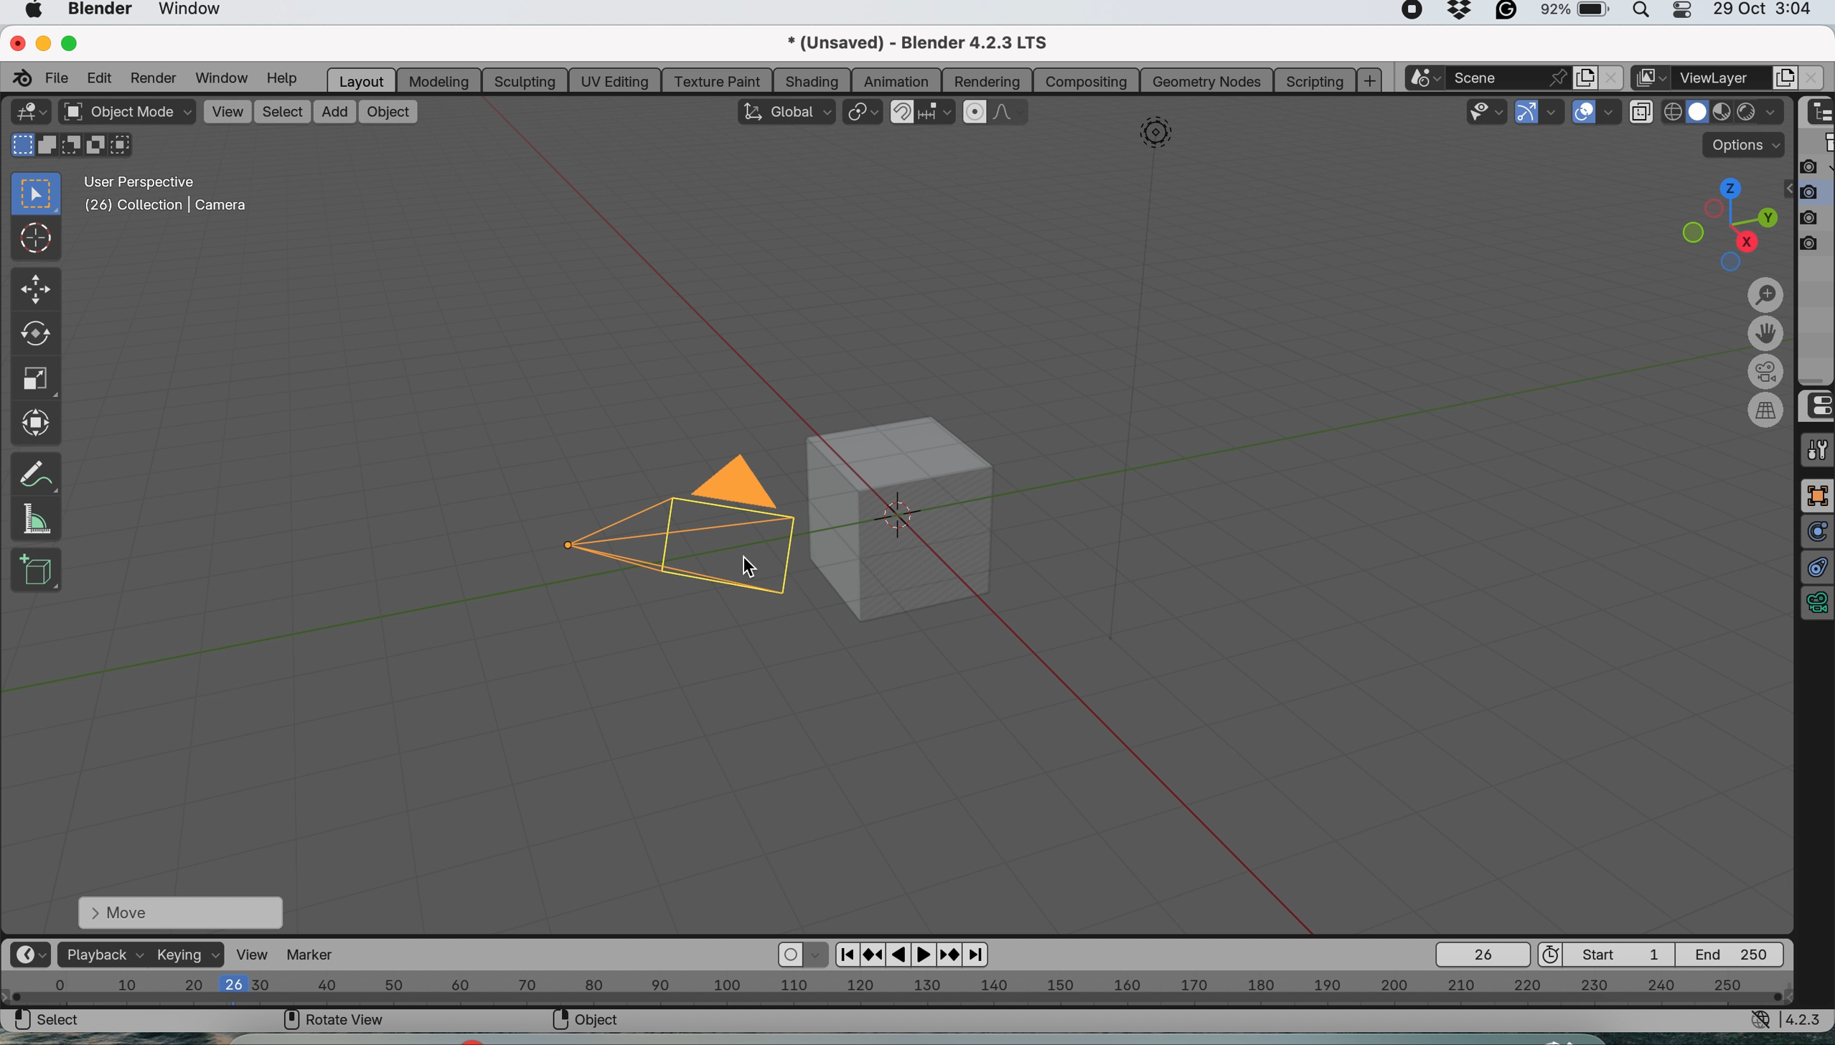  What do you see at coordinates (164, 194) in the screenshot?
I see `User perspective (26) | Camera` at bounding box center [164, 194].